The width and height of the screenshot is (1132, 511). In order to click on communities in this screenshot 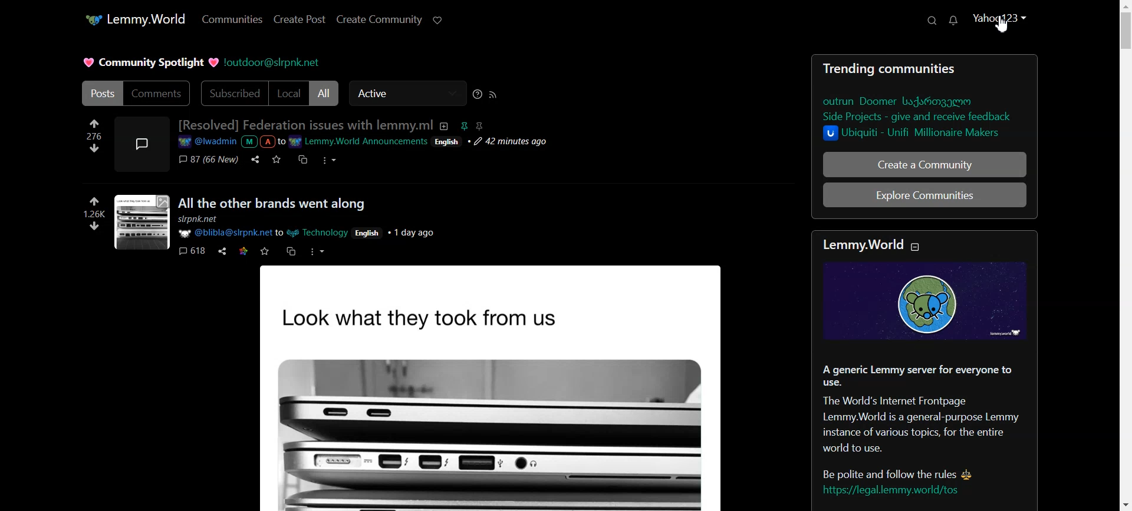, I will do `click(922, 69)`.